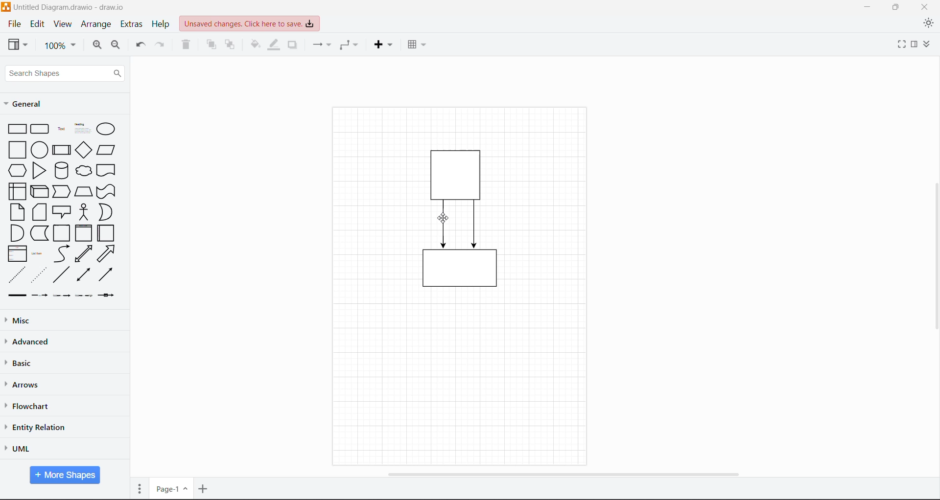 The height and width of the screenshot is (500, 940). Describe the element at coordinates (26, 104) in the screenshot. I see `General` at that location.